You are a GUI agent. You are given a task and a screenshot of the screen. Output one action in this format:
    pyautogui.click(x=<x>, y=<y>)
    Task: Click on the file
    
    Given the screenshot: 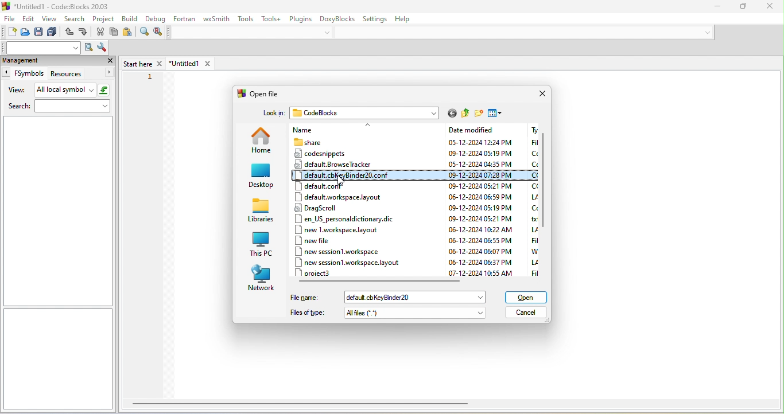 What is the action you would take?
    pyautogui.click(x=10, y=18)
    